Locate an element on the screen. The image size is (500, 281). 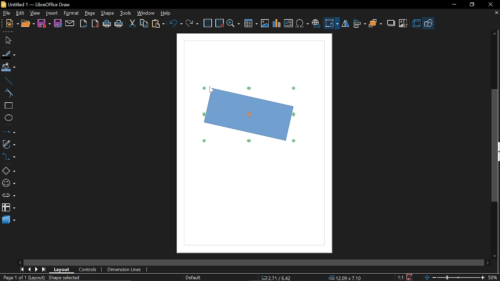
controls is located at coordinates (88, 270).